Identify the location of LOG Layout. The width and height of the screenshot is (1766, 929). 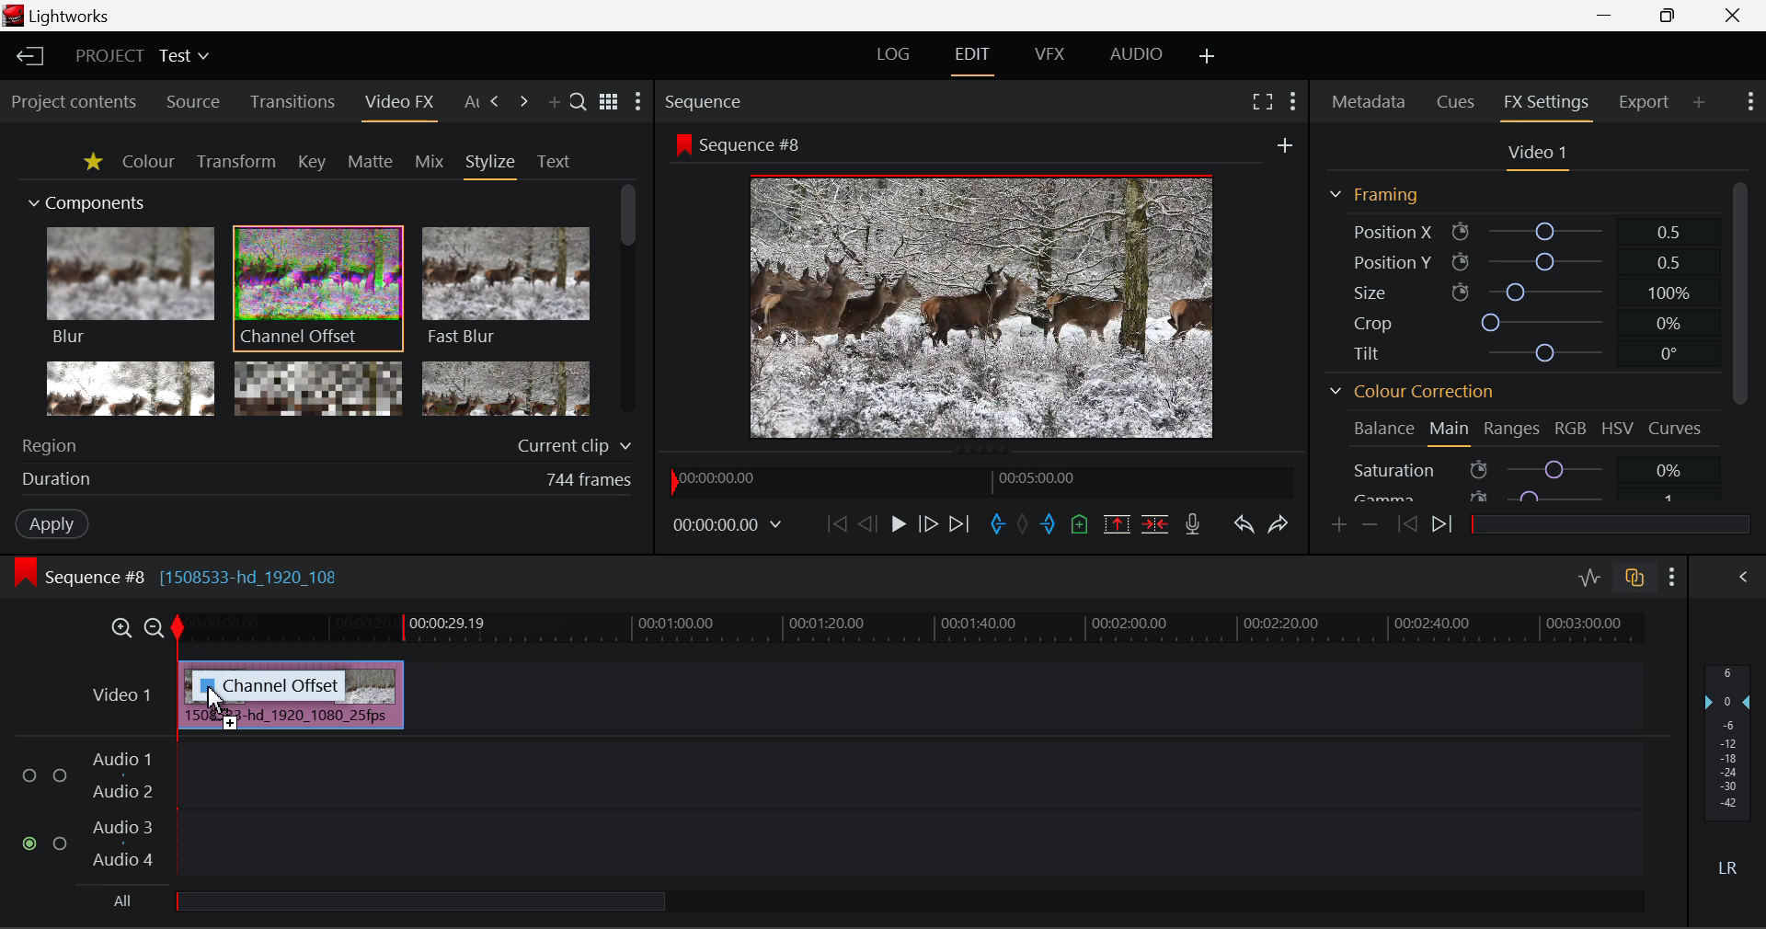
(894, 59).